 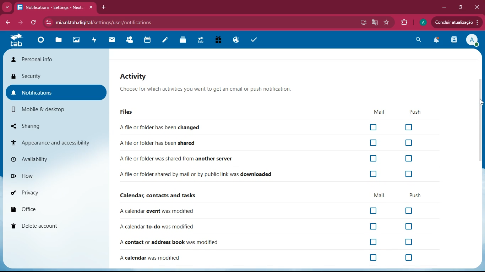 What do you see at coordinates (78, 40) in the screenshot?
I see `images` at bounding box center [78, 40].